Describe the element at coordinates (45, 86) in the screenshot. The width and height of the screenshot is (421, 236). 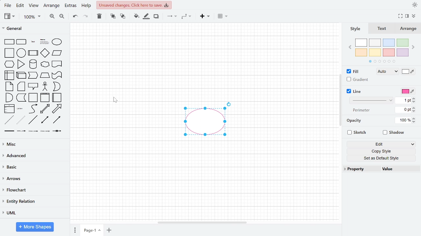
I see `actor` at that location.